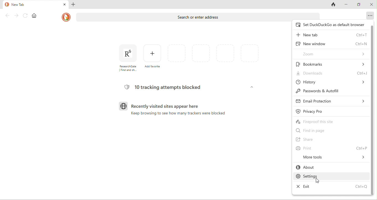  Describe the element at coordinates (324, 122) in the screenshot. I see `fireproof this site` at that location.